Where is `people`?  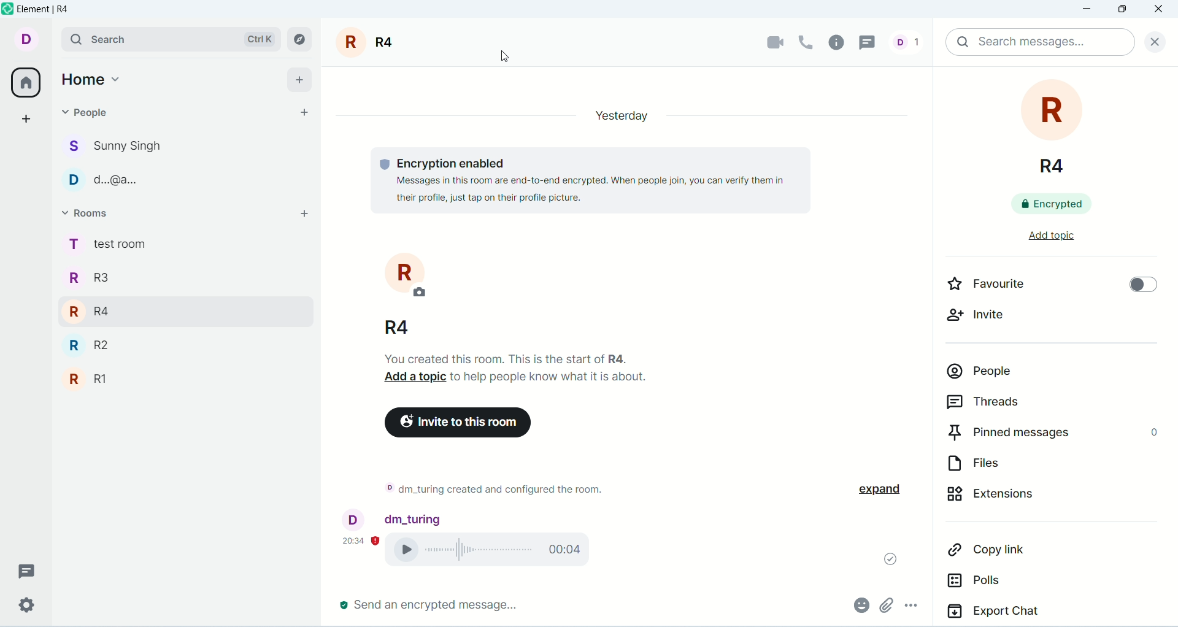
people is located at coordinates (1039, 376).